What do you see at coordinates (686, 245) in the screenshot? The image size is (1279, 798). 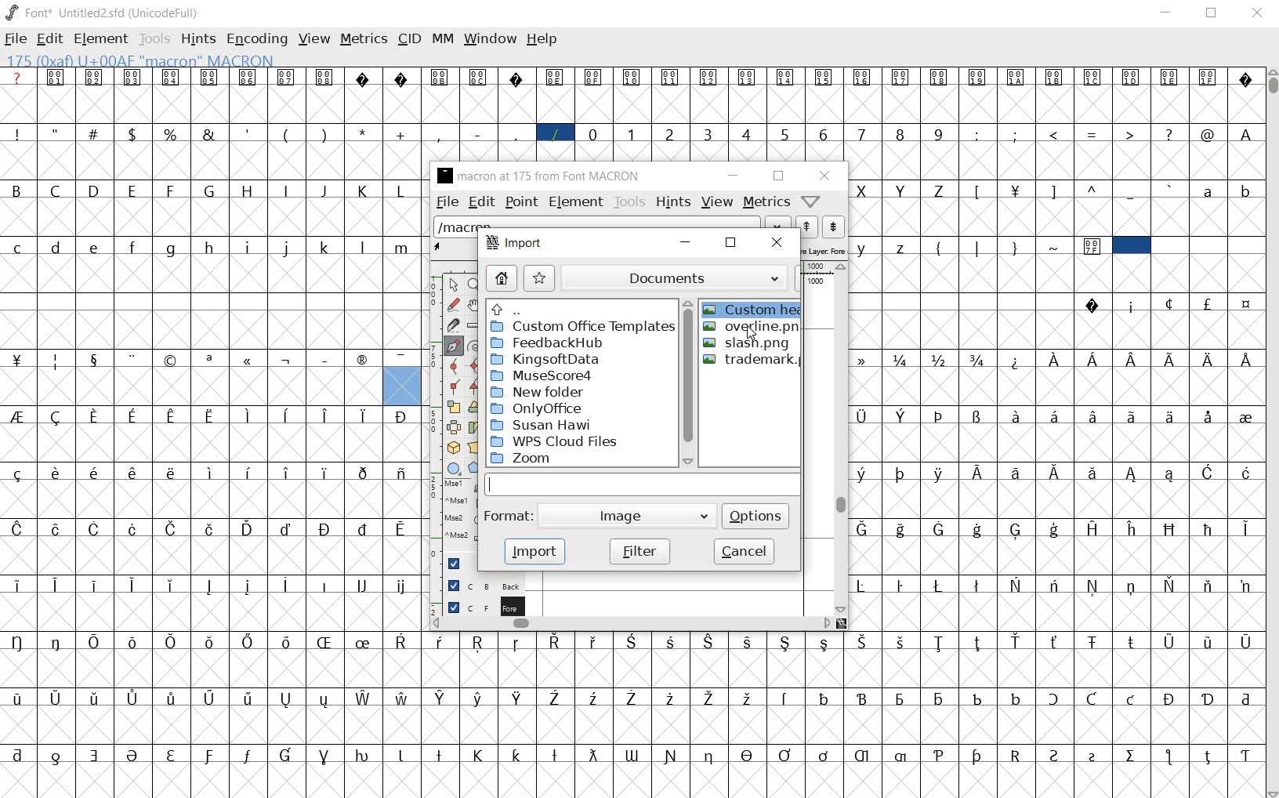 I see `minimize` at bounding box center [686, 245].